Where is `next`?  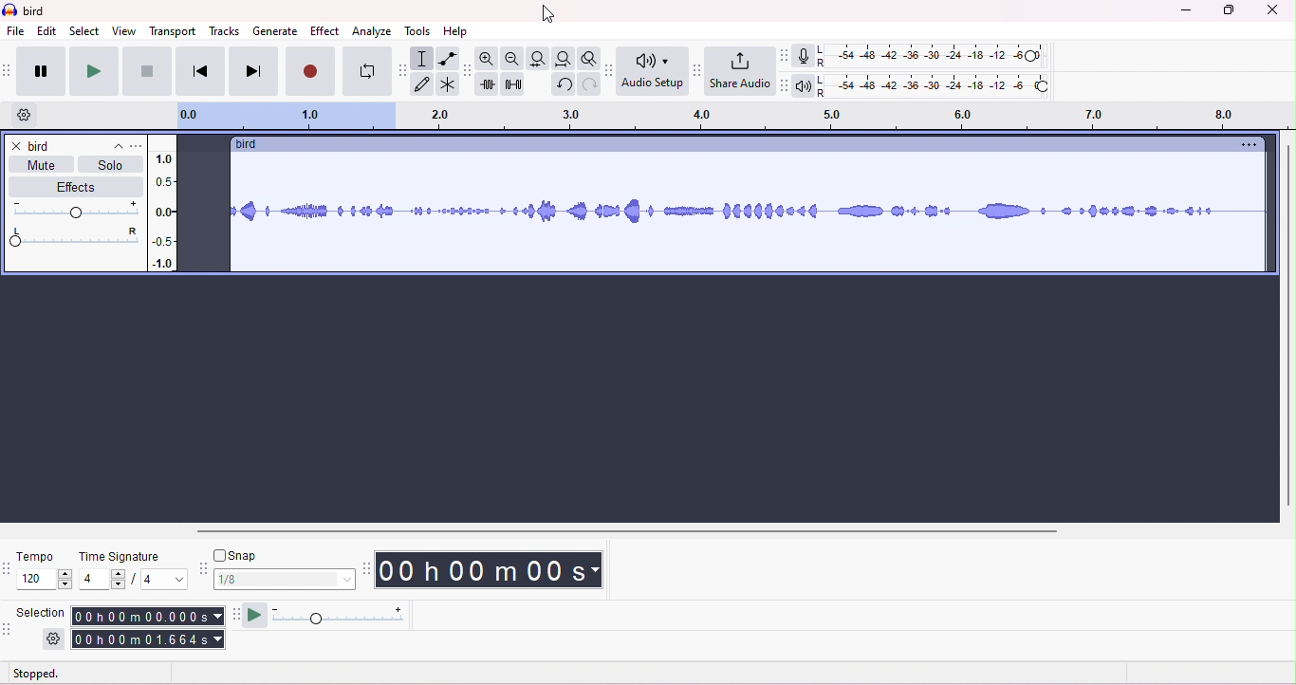
next is located at coordinates (251, 72).